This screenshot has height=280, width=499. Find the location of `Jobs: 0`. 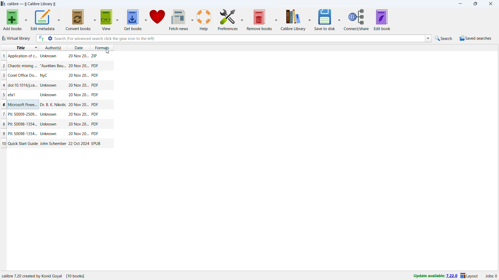

Jobs: 0 is located at coordinates (491, 276).